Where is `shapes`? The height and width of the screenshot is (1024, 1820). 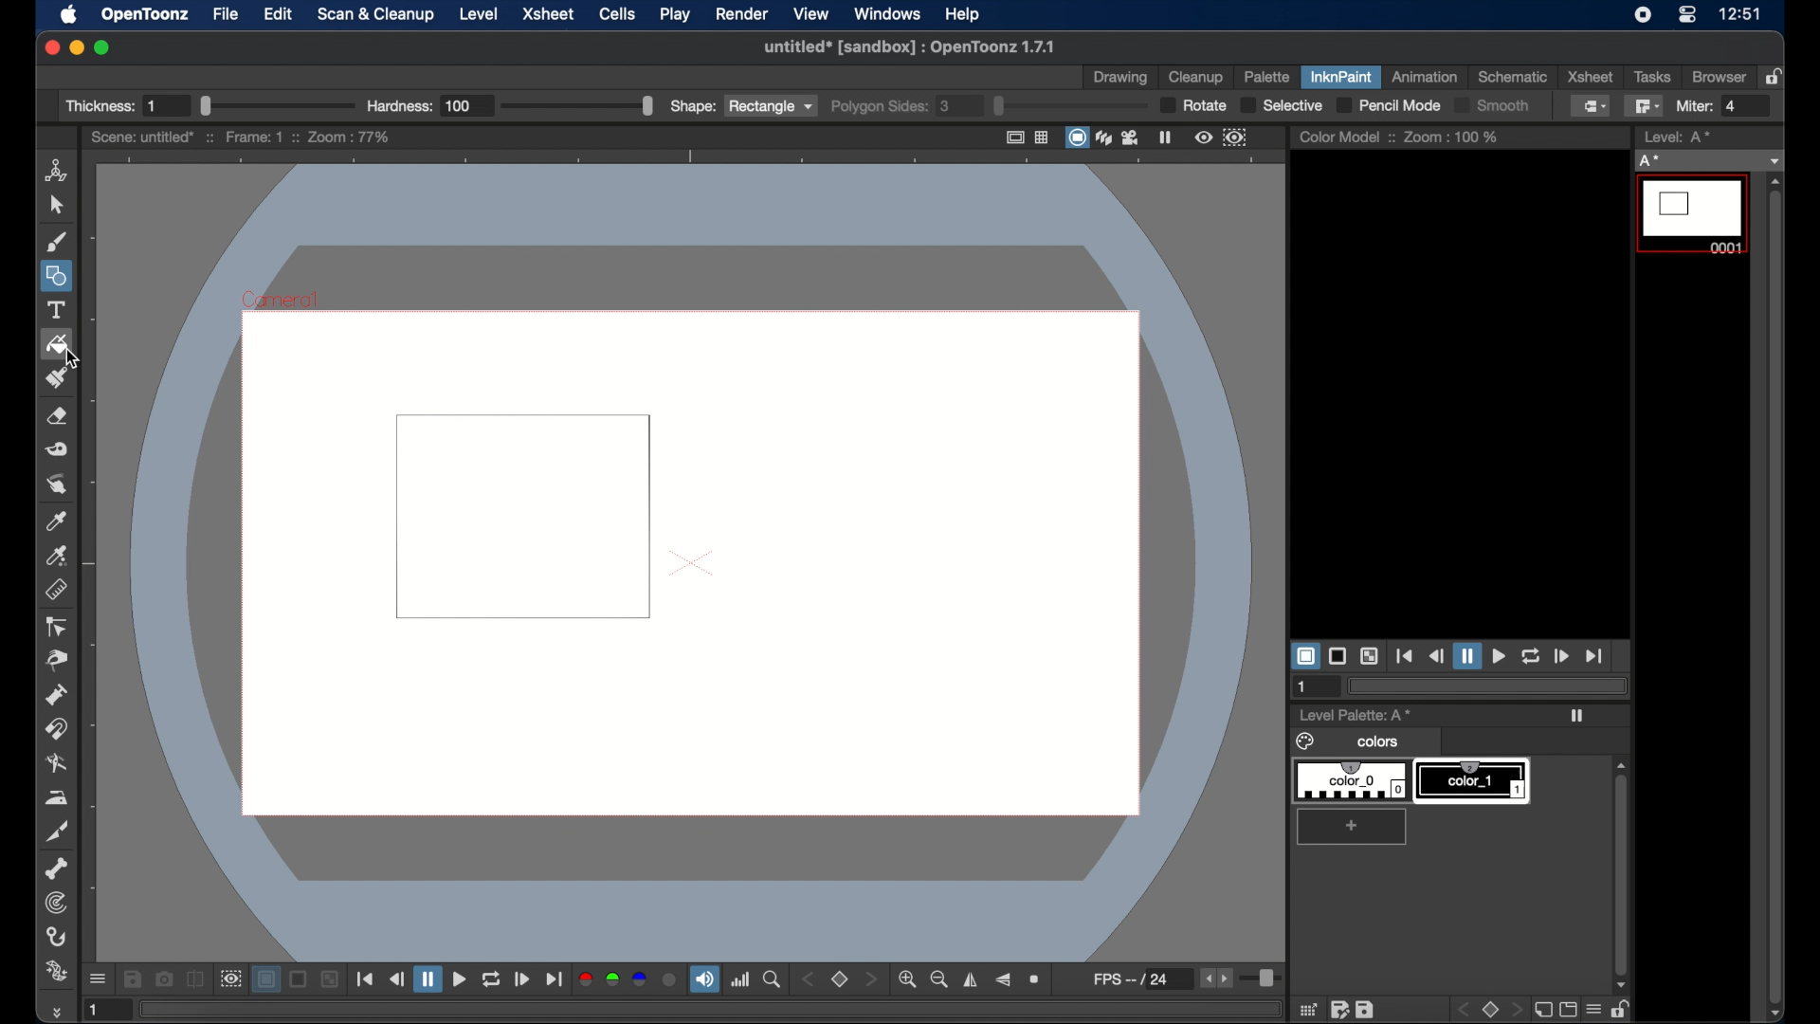
shapes is located at coordinates (58, 277).